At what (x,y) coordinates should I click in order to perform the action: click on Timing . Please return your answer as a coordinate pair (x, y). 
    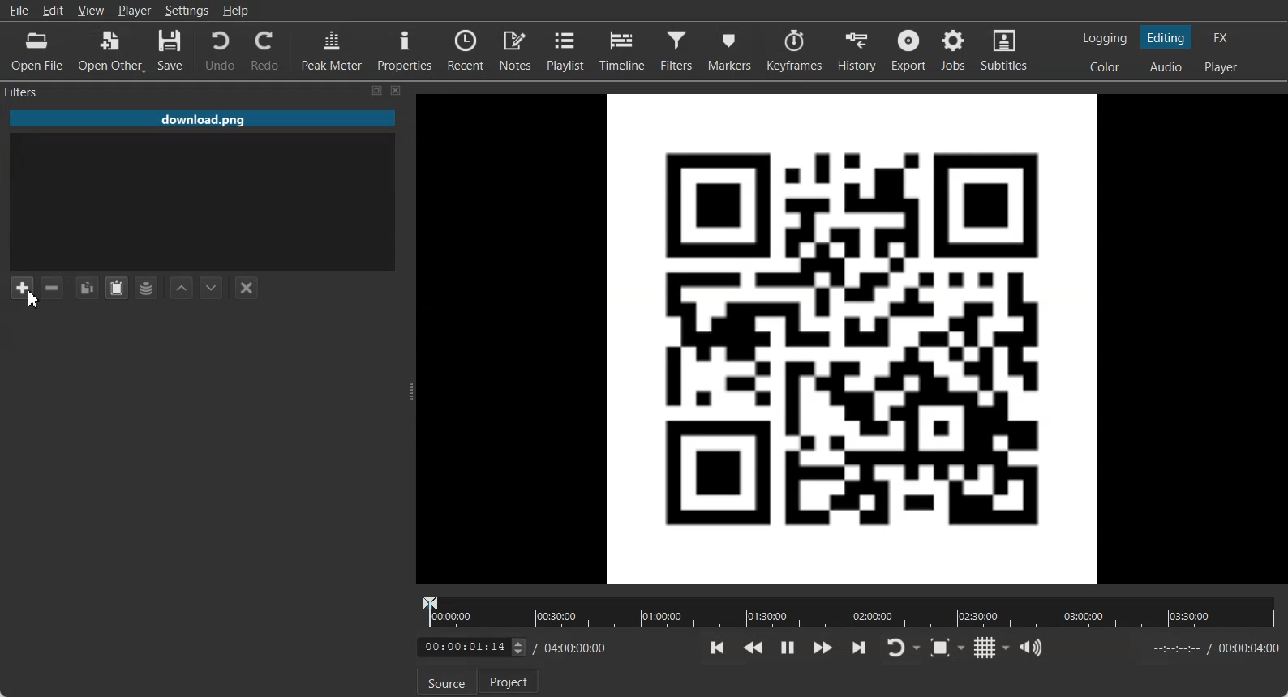
    Looking at the image, I should click on (571, 648).